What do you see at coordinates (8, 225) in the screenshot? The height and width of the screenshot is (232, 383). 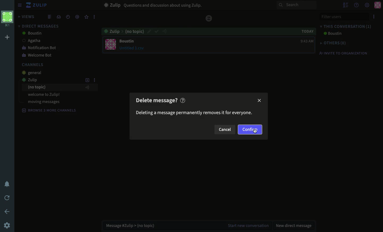 I see `settings` at bounding box center [8, 225].